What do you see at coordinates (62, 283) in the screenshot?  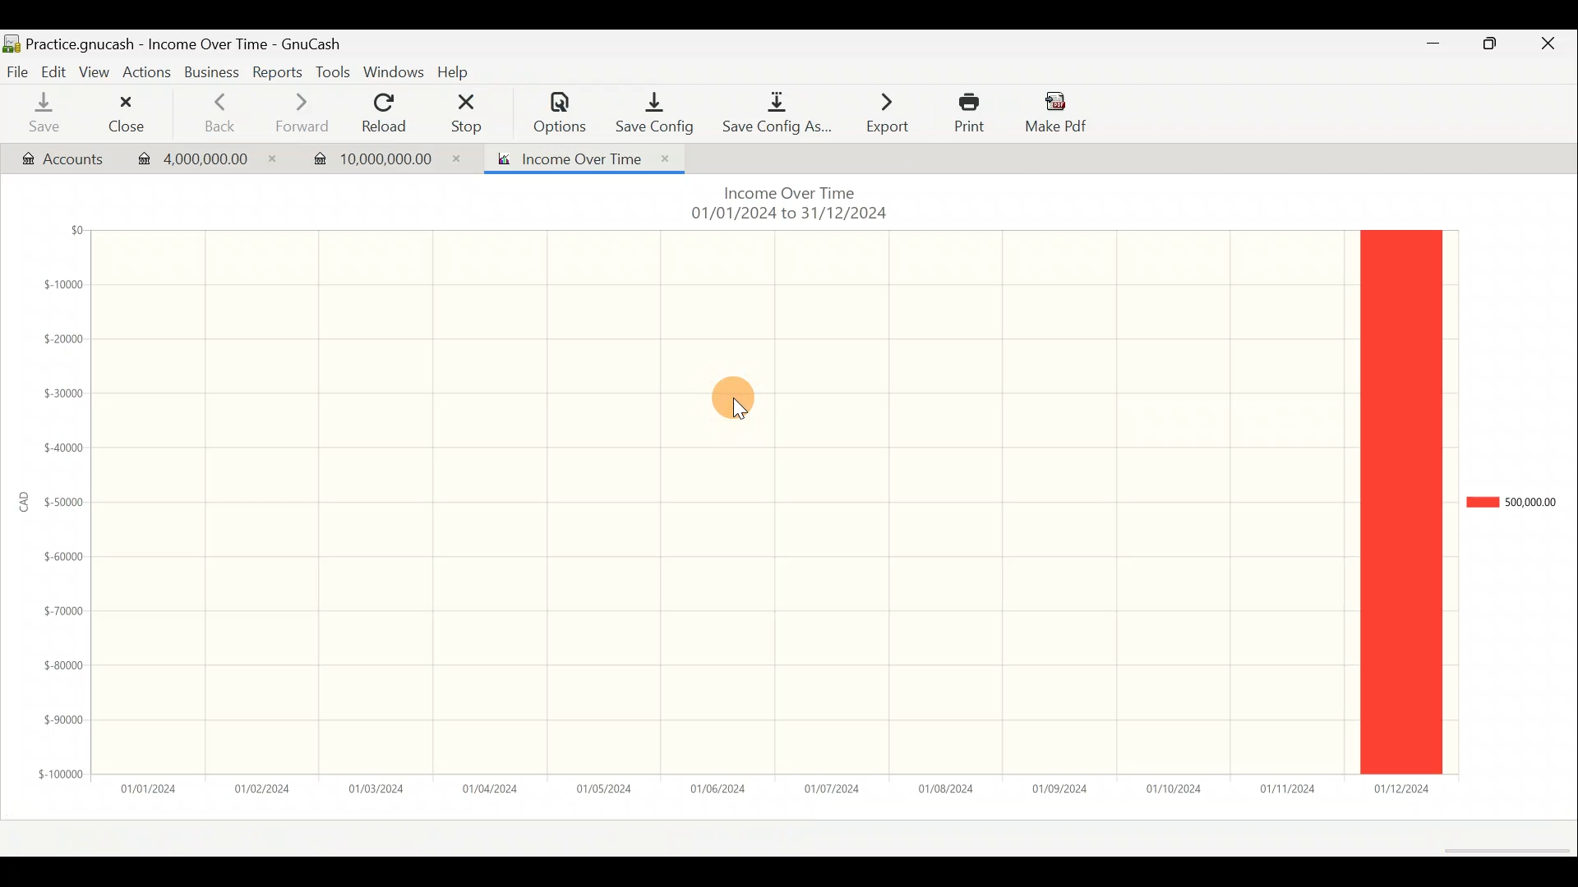 I see `$-10000` at bounding box center [62, 283].